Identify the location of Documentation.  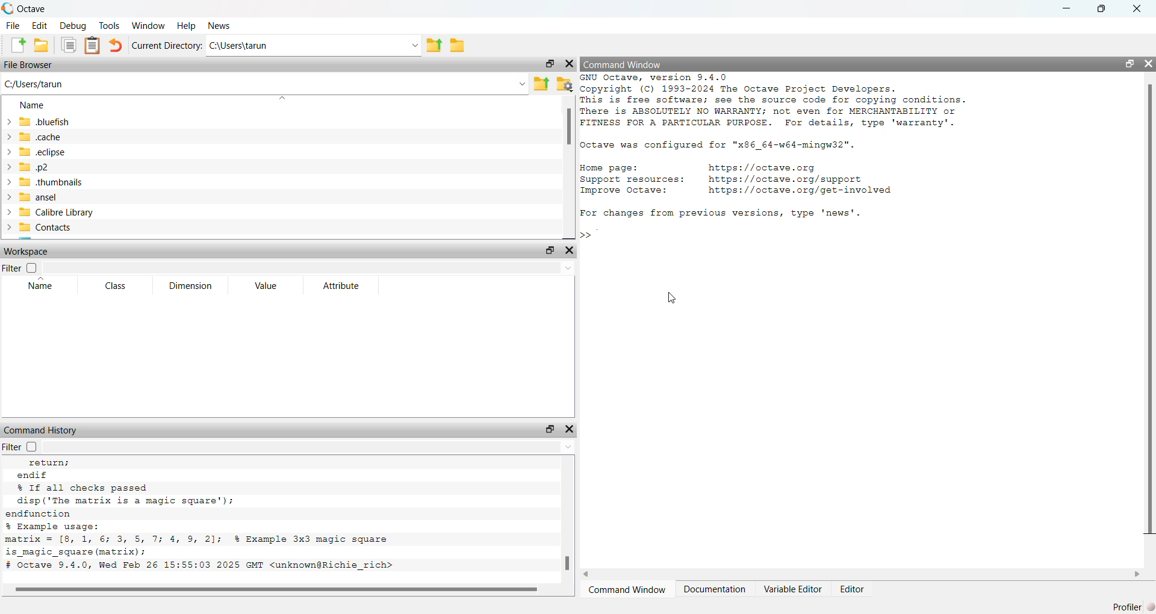
(715, 589).